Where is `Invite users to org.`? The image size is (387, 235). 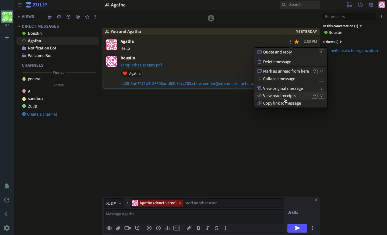 Invite users to org. is located at coordinates (352, 41).